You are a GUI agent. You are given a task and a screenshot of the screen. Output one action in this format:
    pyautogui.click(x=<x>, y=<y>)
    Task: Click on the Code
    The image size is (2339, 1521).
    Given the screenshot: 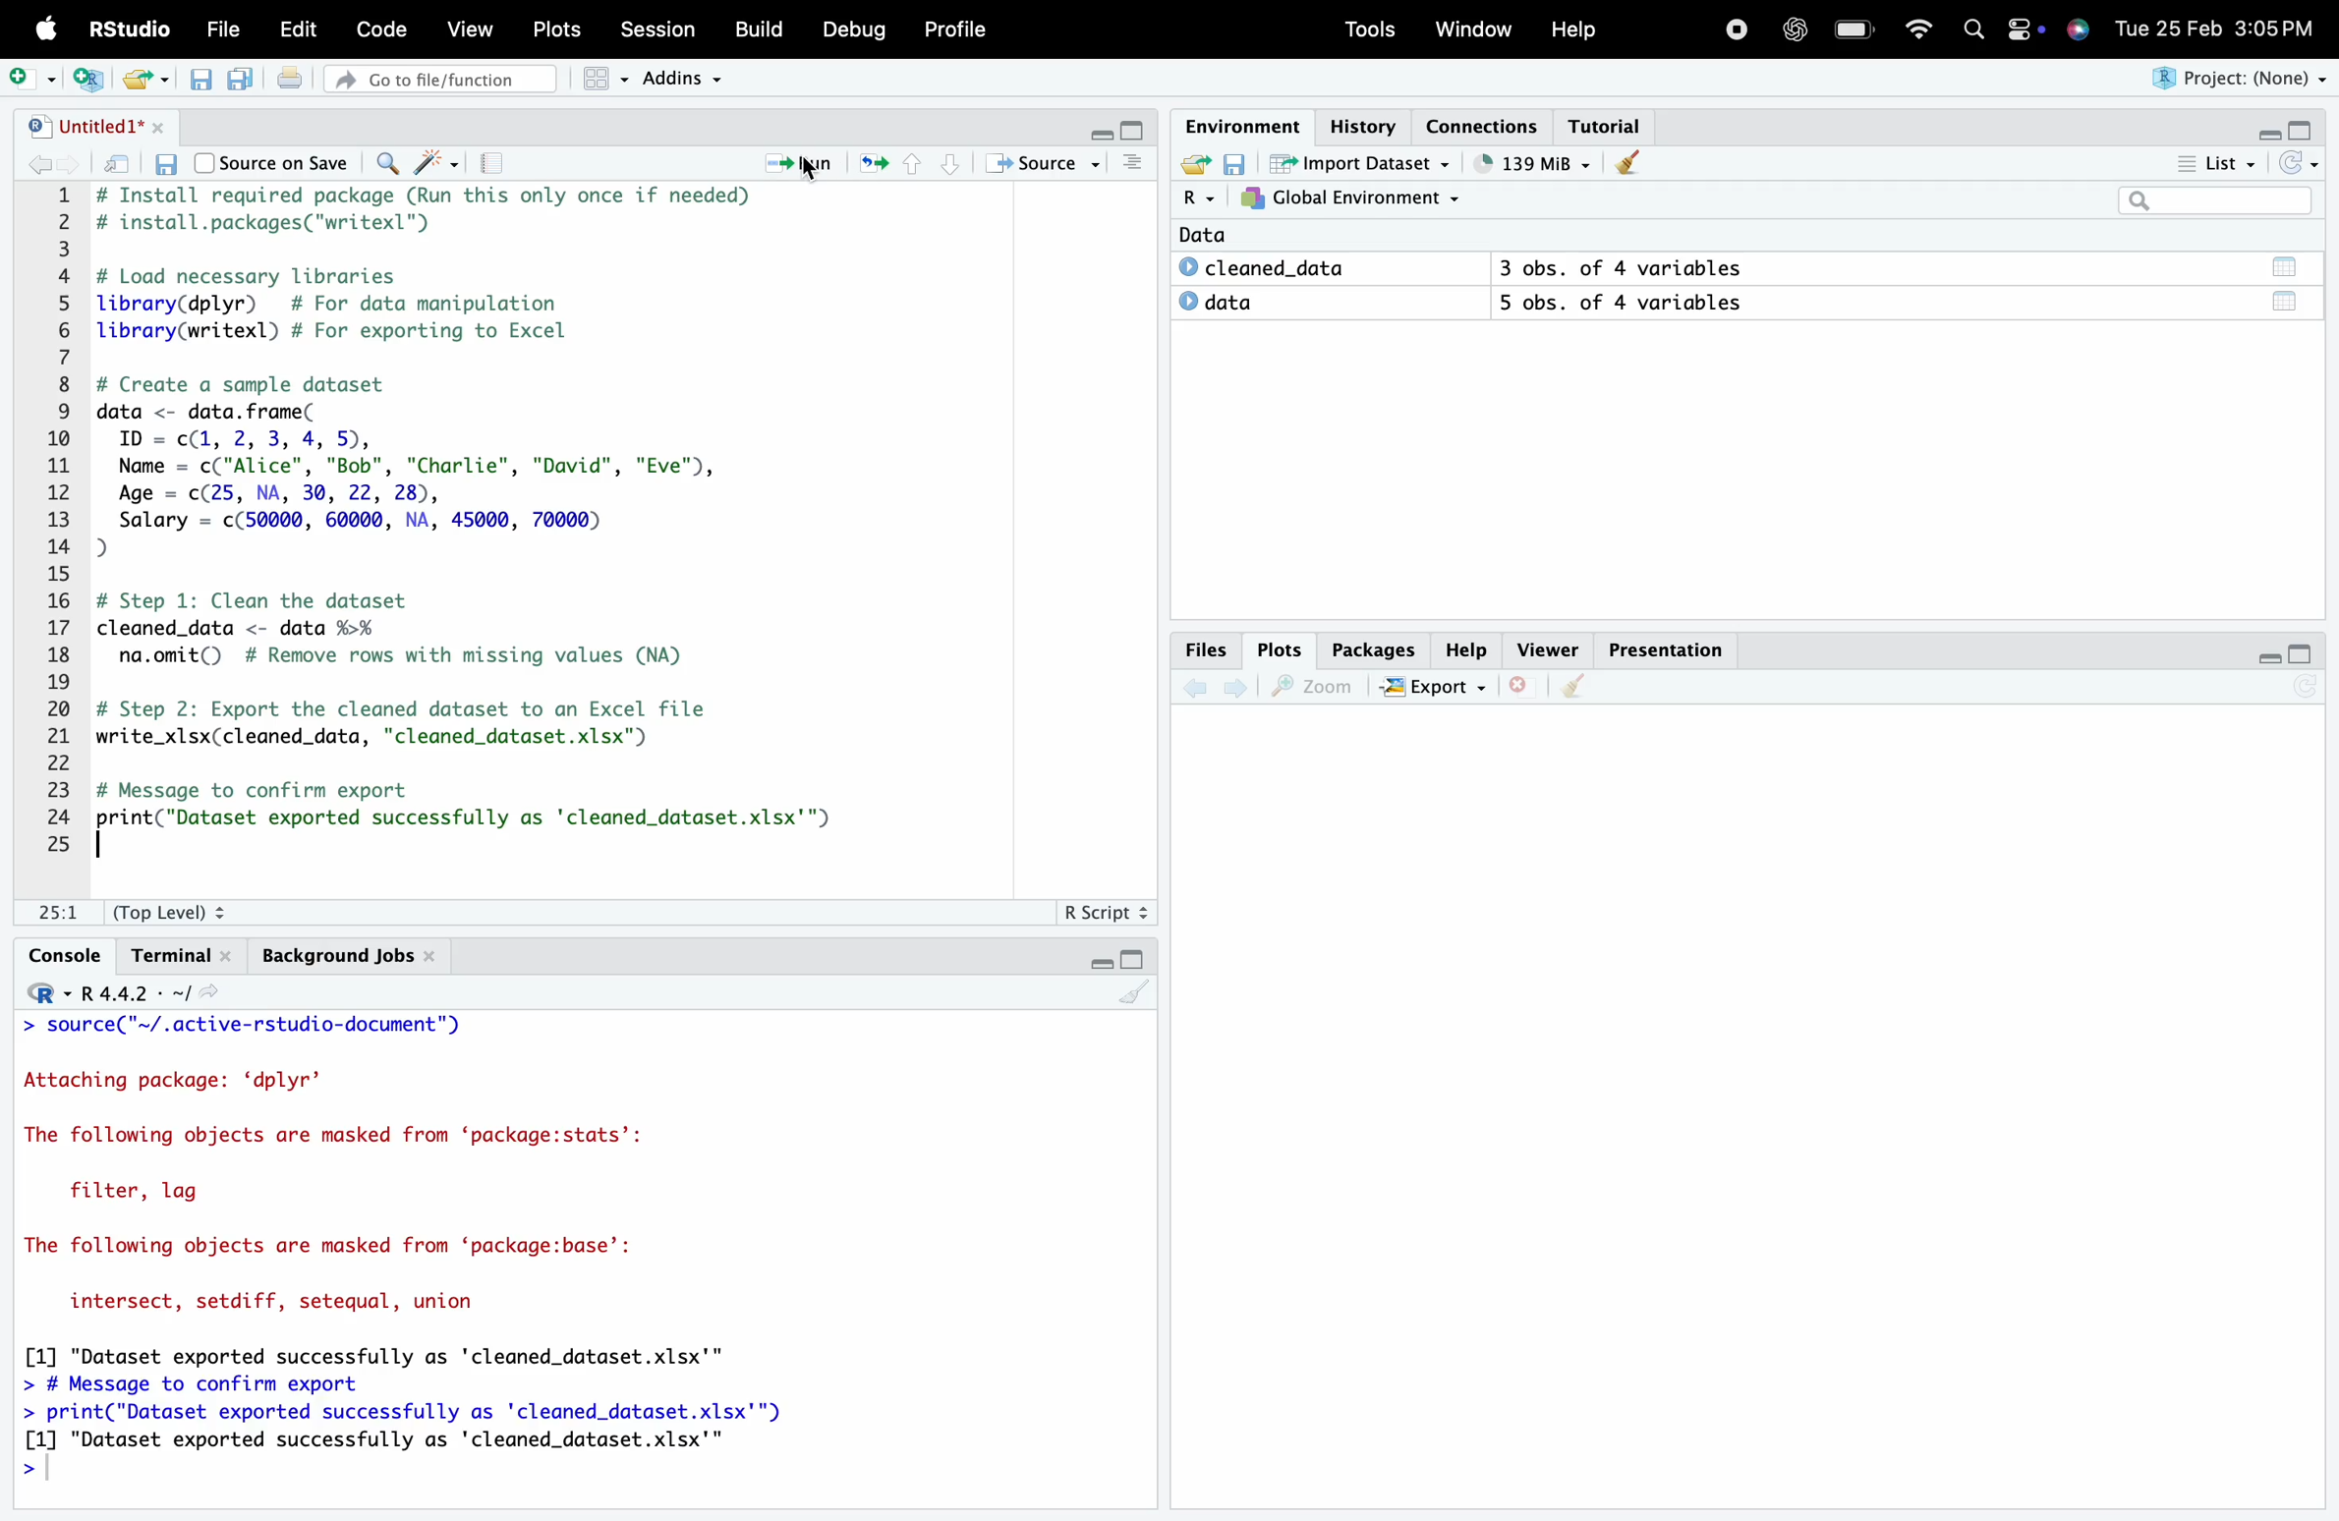 What is the action you would take?
    pyautogui.click(x=383, y=29)
    